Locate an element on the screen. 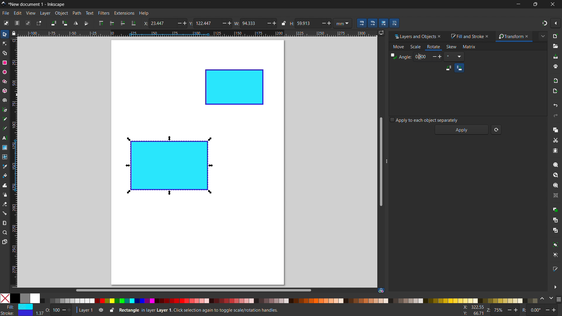  Text Cursor is located at coordinates (421, 56).